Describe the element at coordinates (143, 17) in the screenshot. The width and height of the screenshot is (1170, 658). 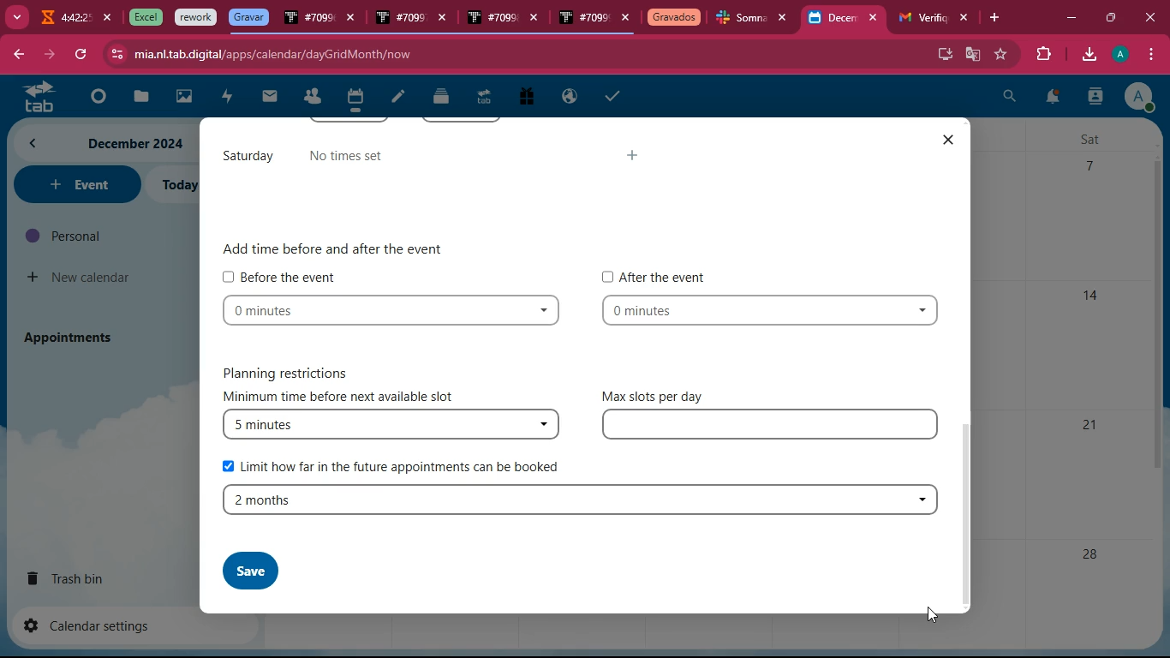
I see `tab` at that location.